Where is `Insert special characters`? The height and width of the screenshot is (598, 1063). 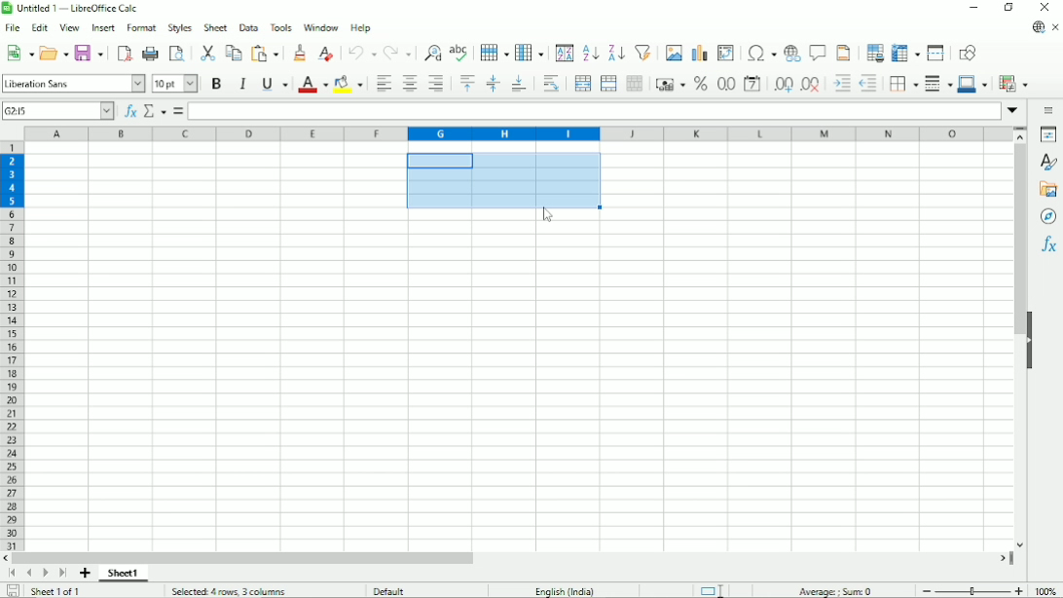
Insert special characters is located at coordinates (760, 53).